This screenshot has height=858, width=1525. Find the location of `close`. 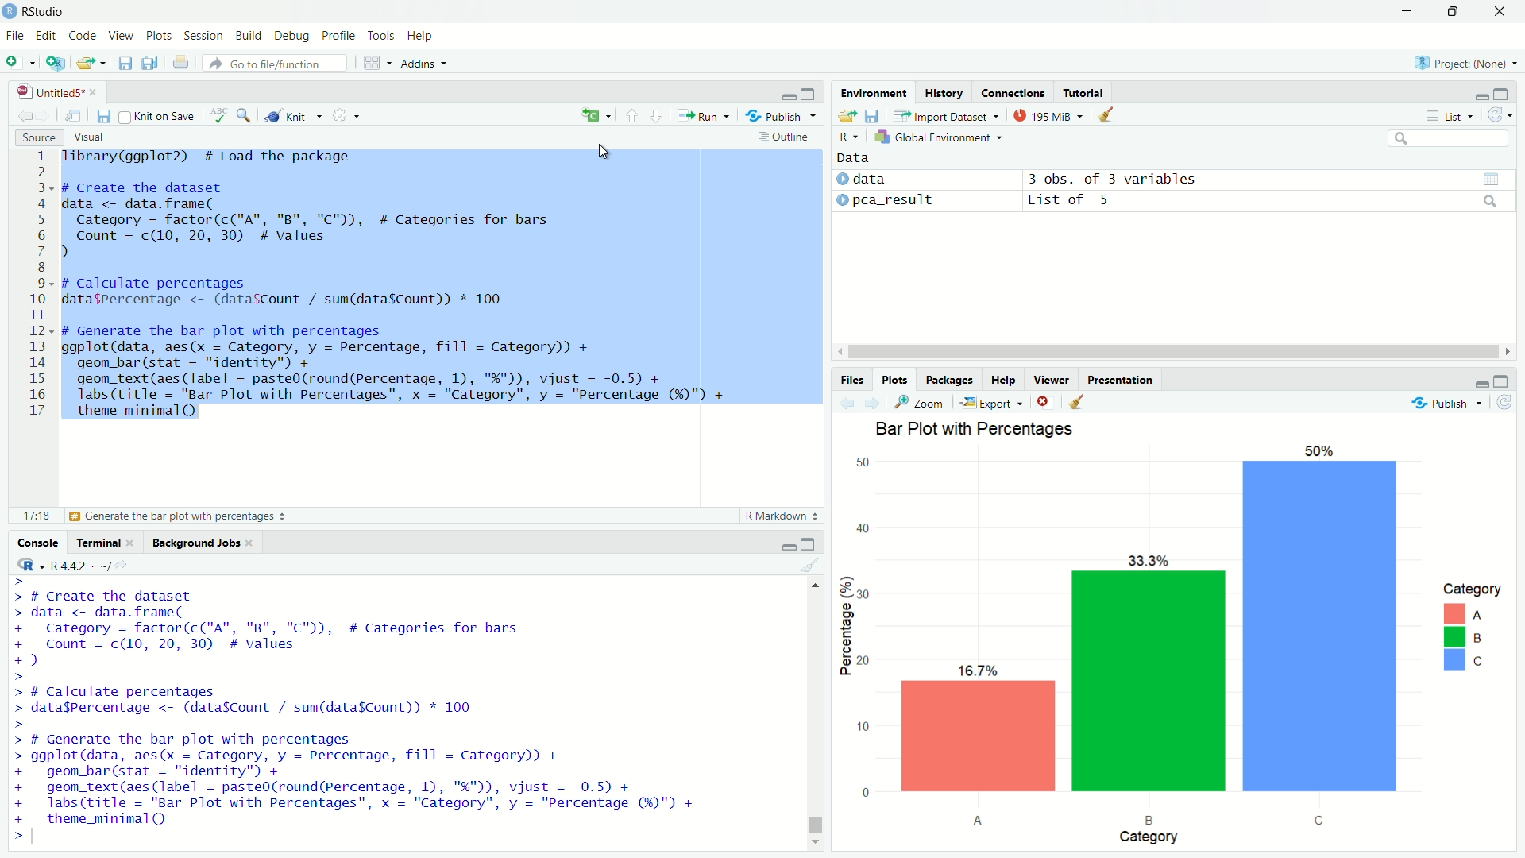

close is located at coordinates (1501, 12).